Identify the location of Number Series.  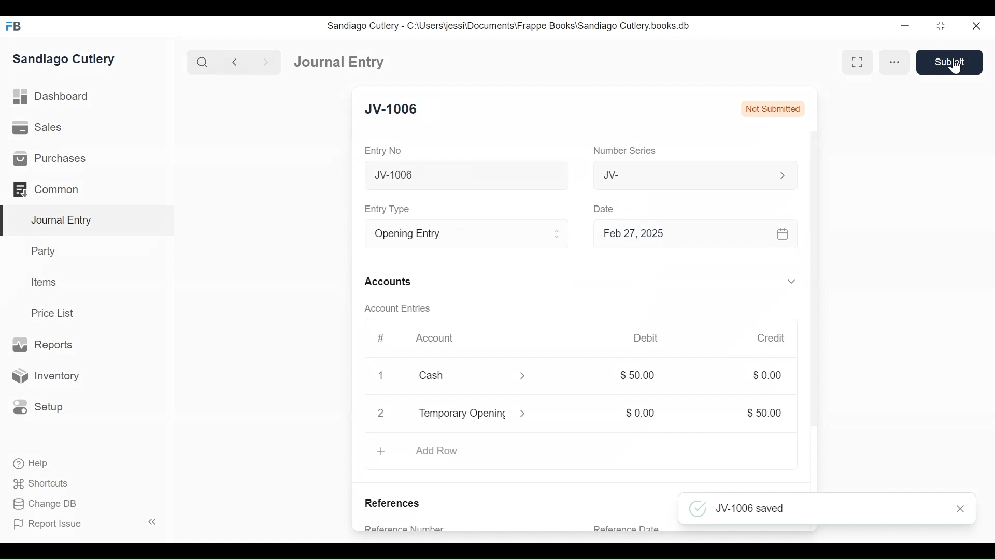
(623, 151).